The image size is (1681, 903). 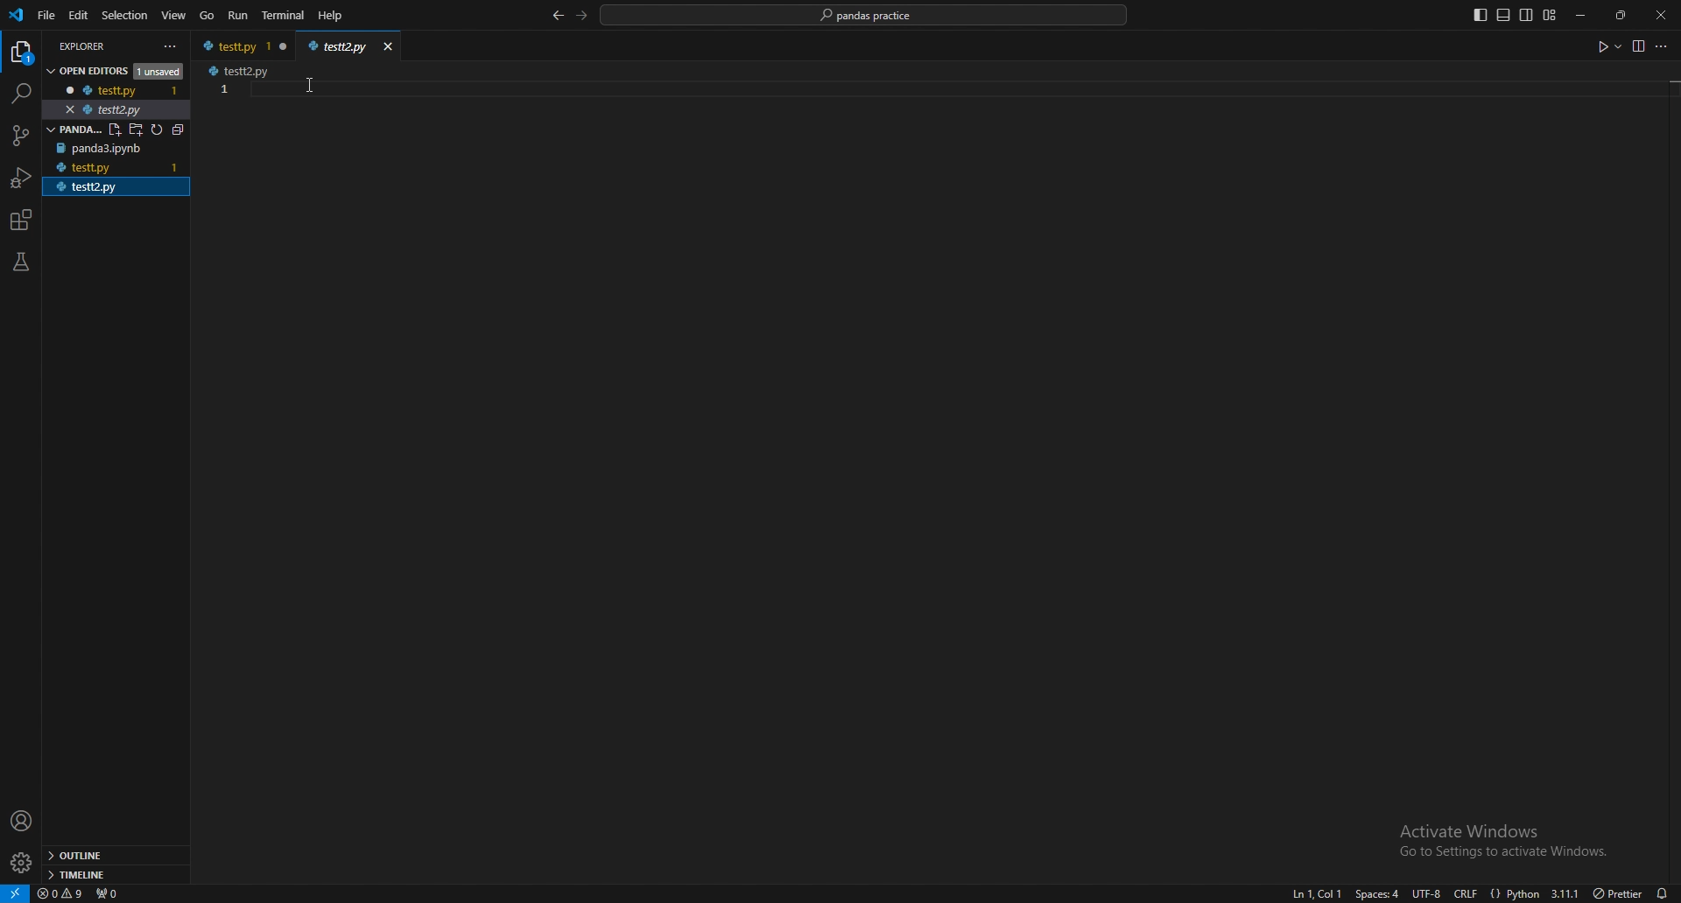 I want to click on panda3.ipynb, so click(x=108, y=149).